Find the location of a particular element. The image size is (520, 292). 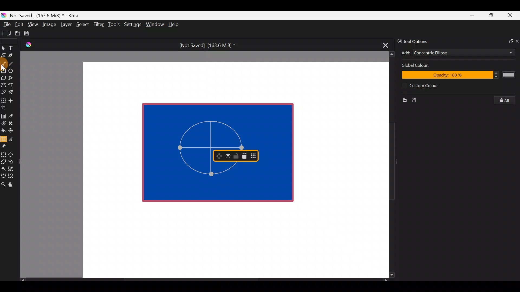

Smart patch tool is located at coordinates (12, 123).